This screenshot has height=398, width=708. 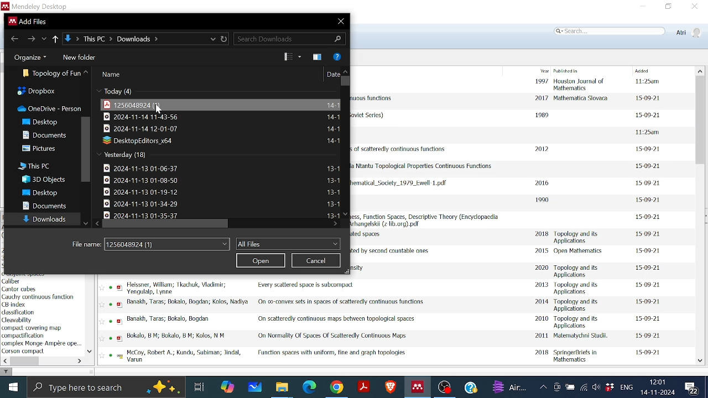 I want to click on Mendeley logo, so click(x=39, y=7).